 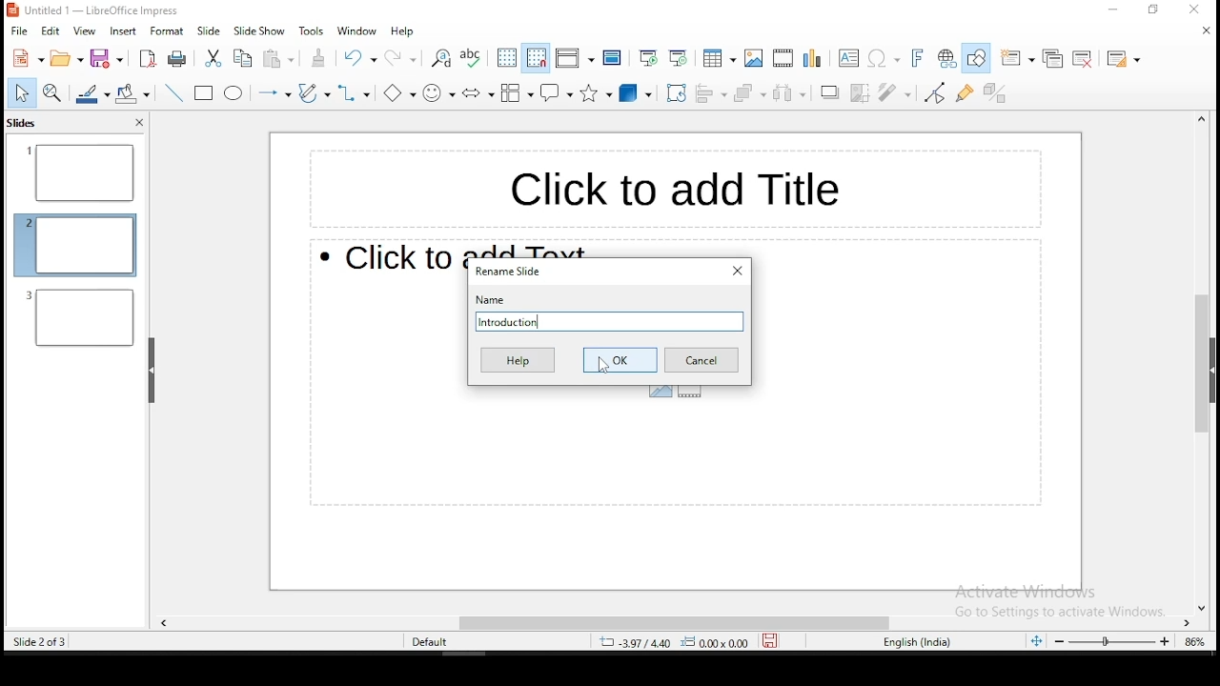 What do you see at coordinates (75, 243) in the screenshot?
I see `slide 2 (current slide)` at bounding box center [75, 243].